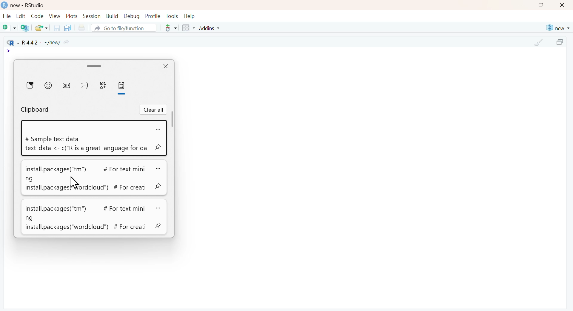 Image resolution: width=573 pixels, height=311 pixels. What do you see at coordinates (132, 17) in the screenshot?
I see `Debug` at bounding box center [132, 17].